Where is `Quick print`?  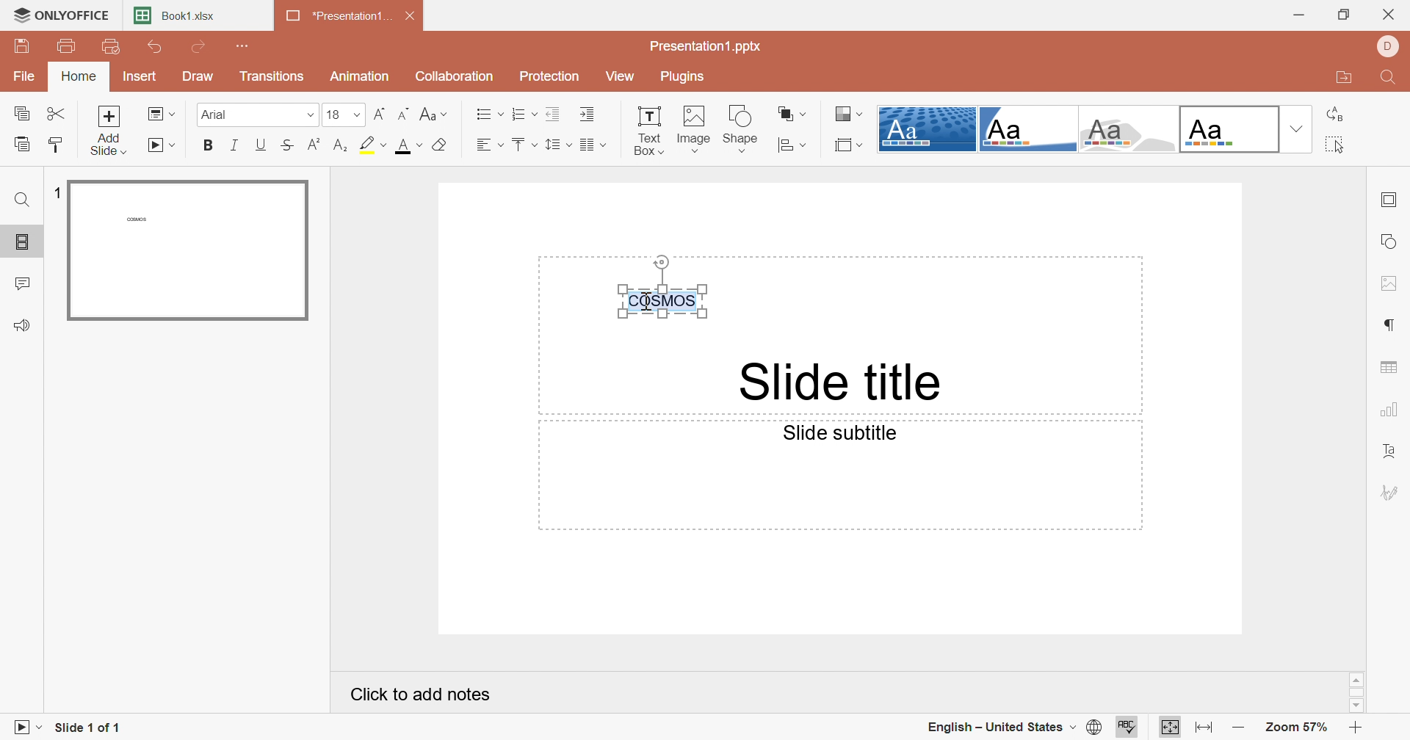
Quick print is located at coordinates (111, 48).